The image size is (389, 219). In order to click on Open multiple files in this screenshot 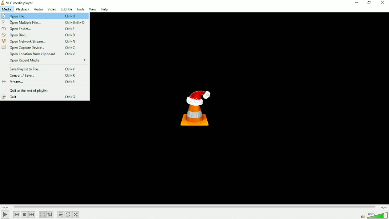, I will do `click(45, 22)`.